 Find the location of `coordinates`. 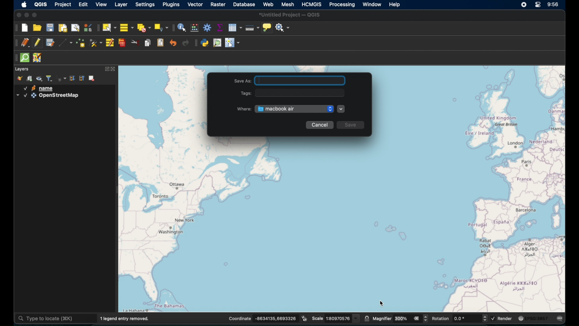

coordinates is located at coordinates (263, 319).